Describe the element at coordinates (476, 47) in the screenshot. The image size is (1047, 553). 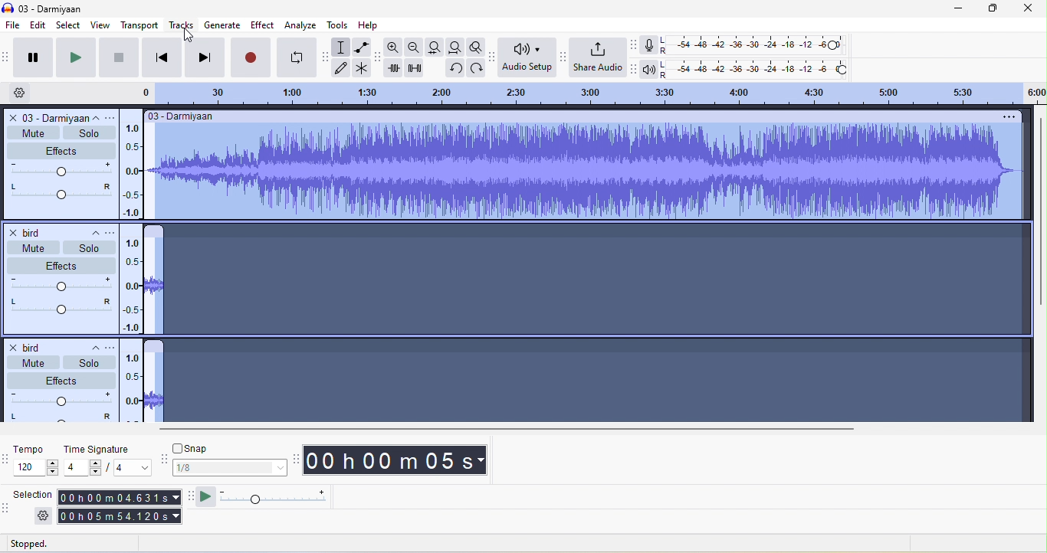
I see `zoom toggle` at that location.